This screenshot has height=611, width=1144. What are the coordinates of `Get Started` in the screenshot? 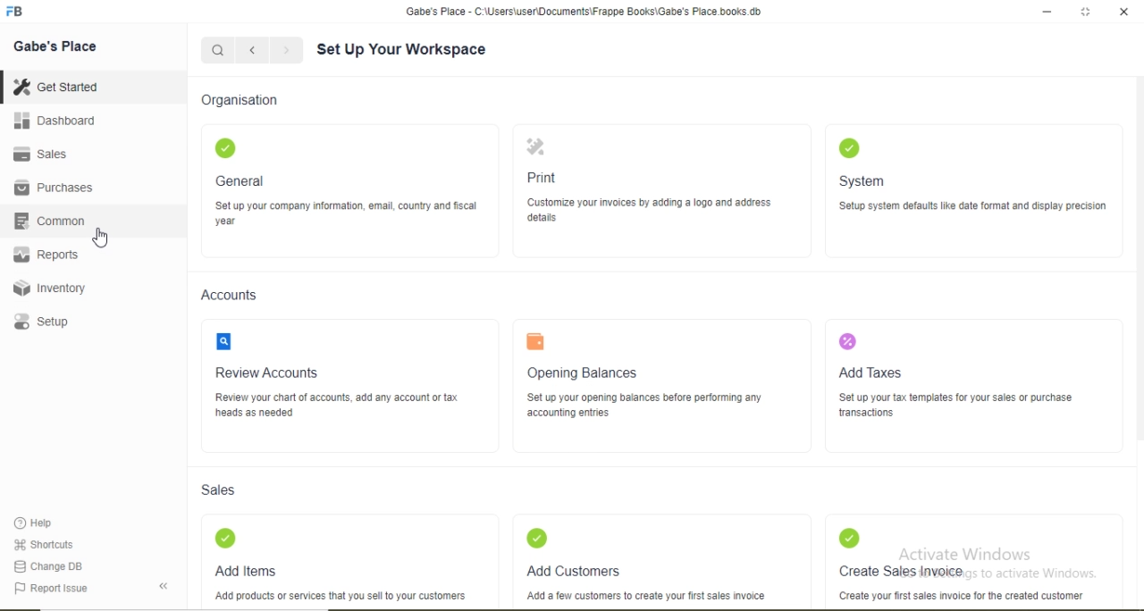 It's located at (55, 86).